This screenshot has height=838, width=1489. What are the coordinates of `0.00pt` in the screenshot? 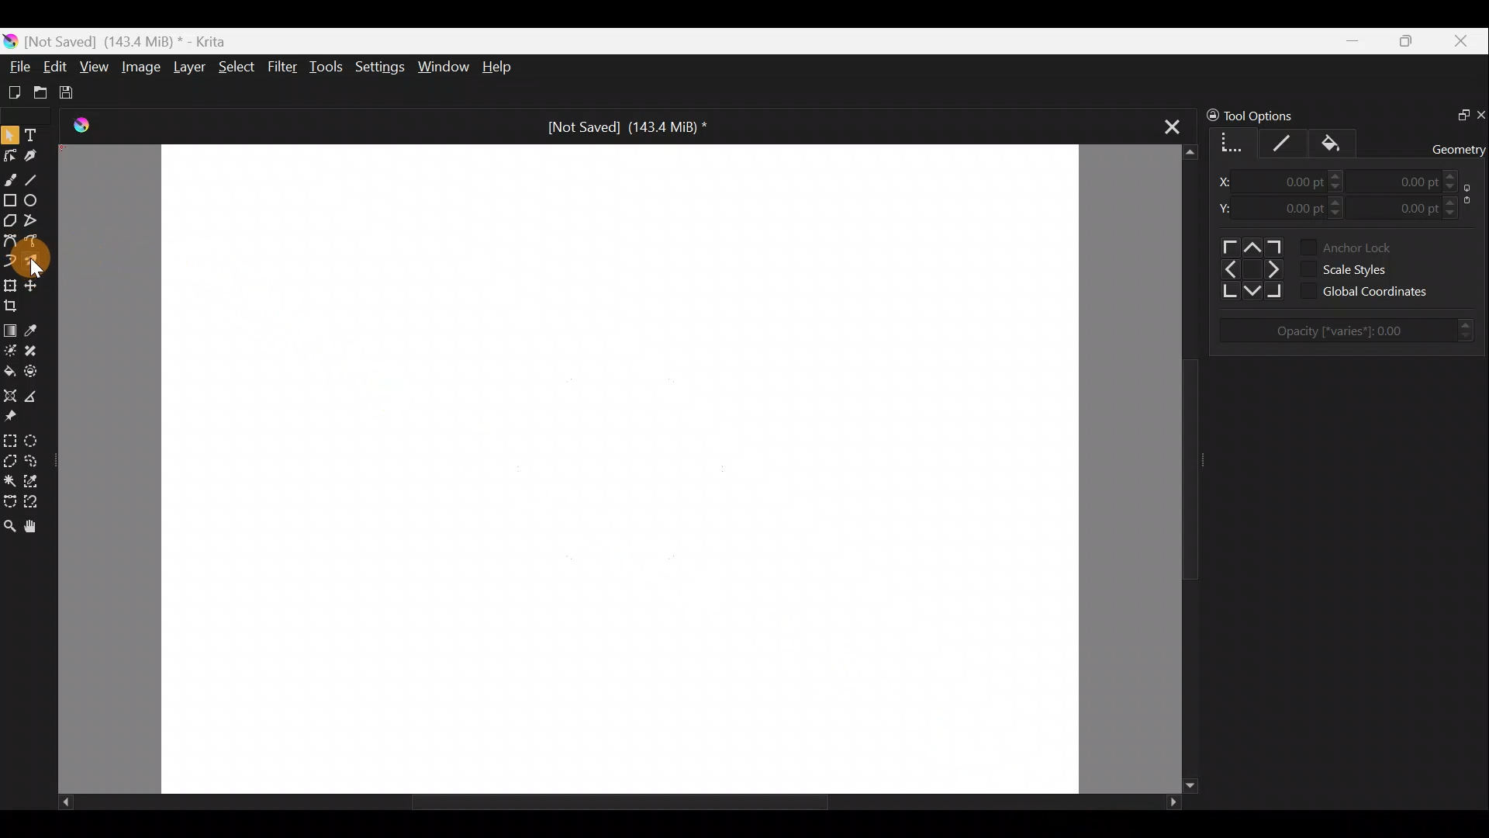 It's located at (1406, 205).